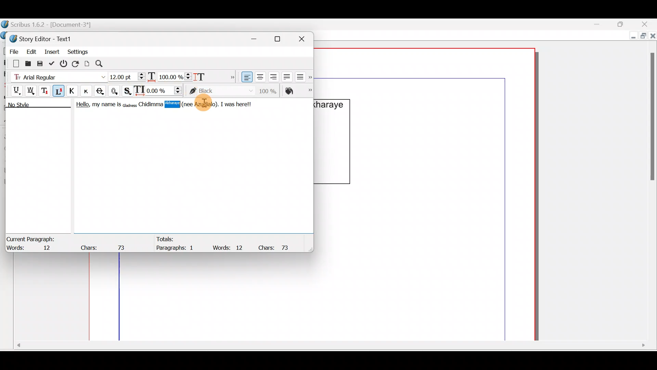  Describe the element at coordinates (31, 90) in the screenshot. I see `Underline words only` at that location.